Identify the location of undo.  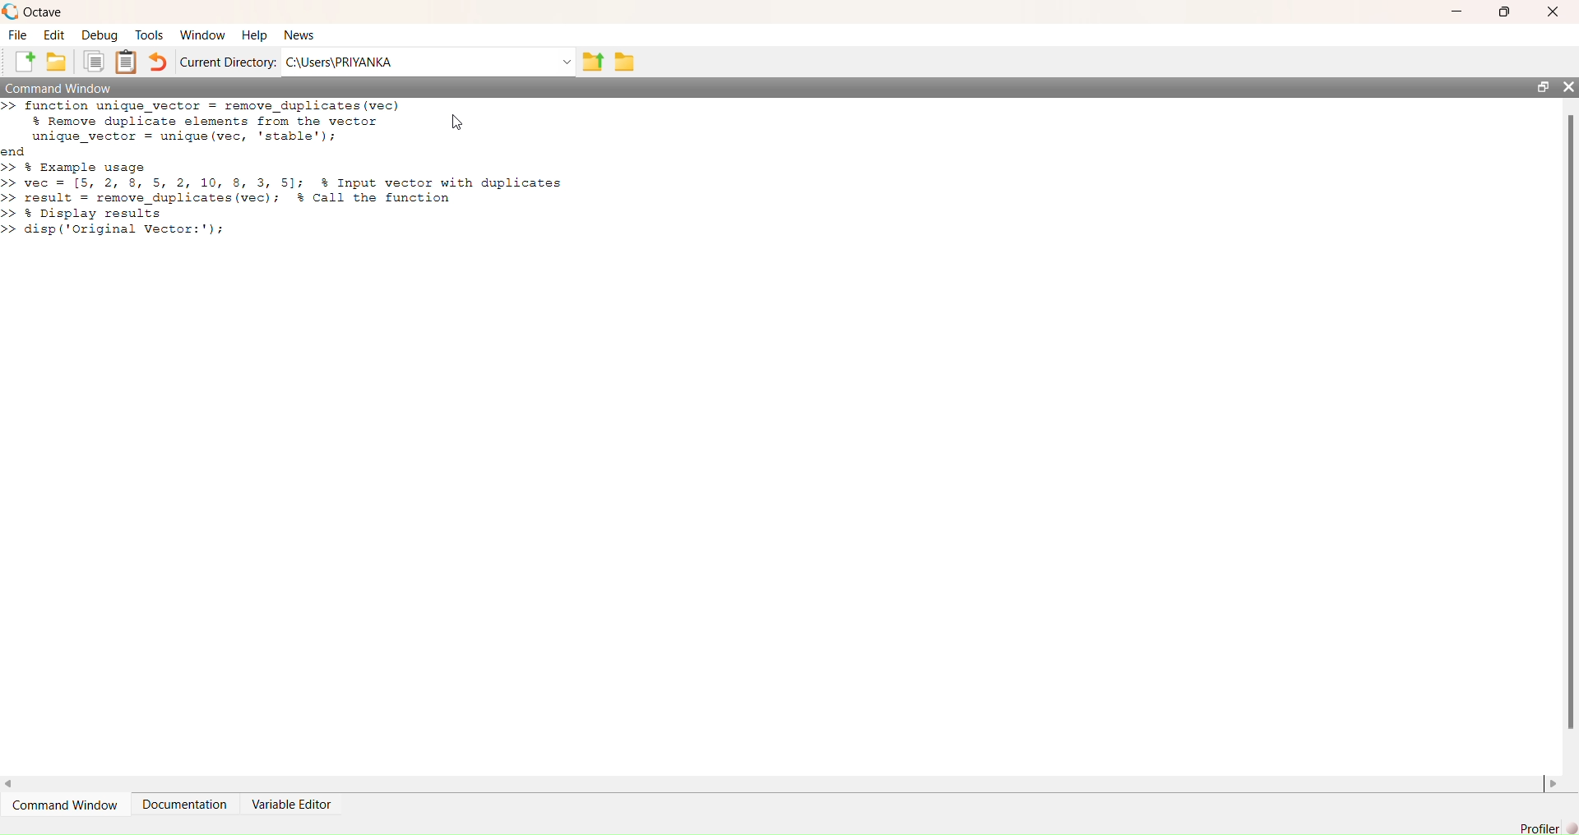
(157, 62).